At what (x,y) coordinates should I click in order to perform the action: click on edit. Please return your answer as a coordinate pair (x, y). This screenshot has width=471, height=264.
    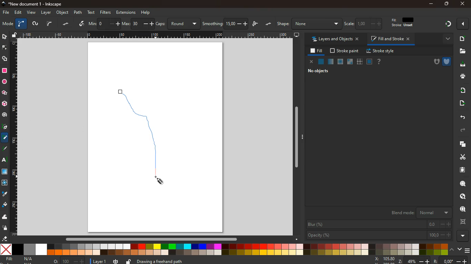
    Looking at the image, I should click on (401, 24).